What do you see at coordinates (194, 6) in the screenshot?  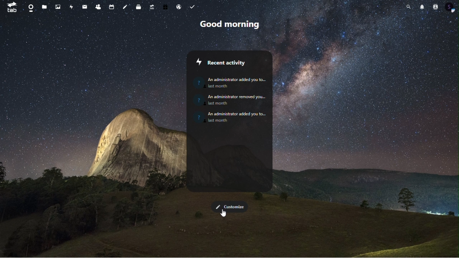 I see `tasks` at bounding box center [194, 6].